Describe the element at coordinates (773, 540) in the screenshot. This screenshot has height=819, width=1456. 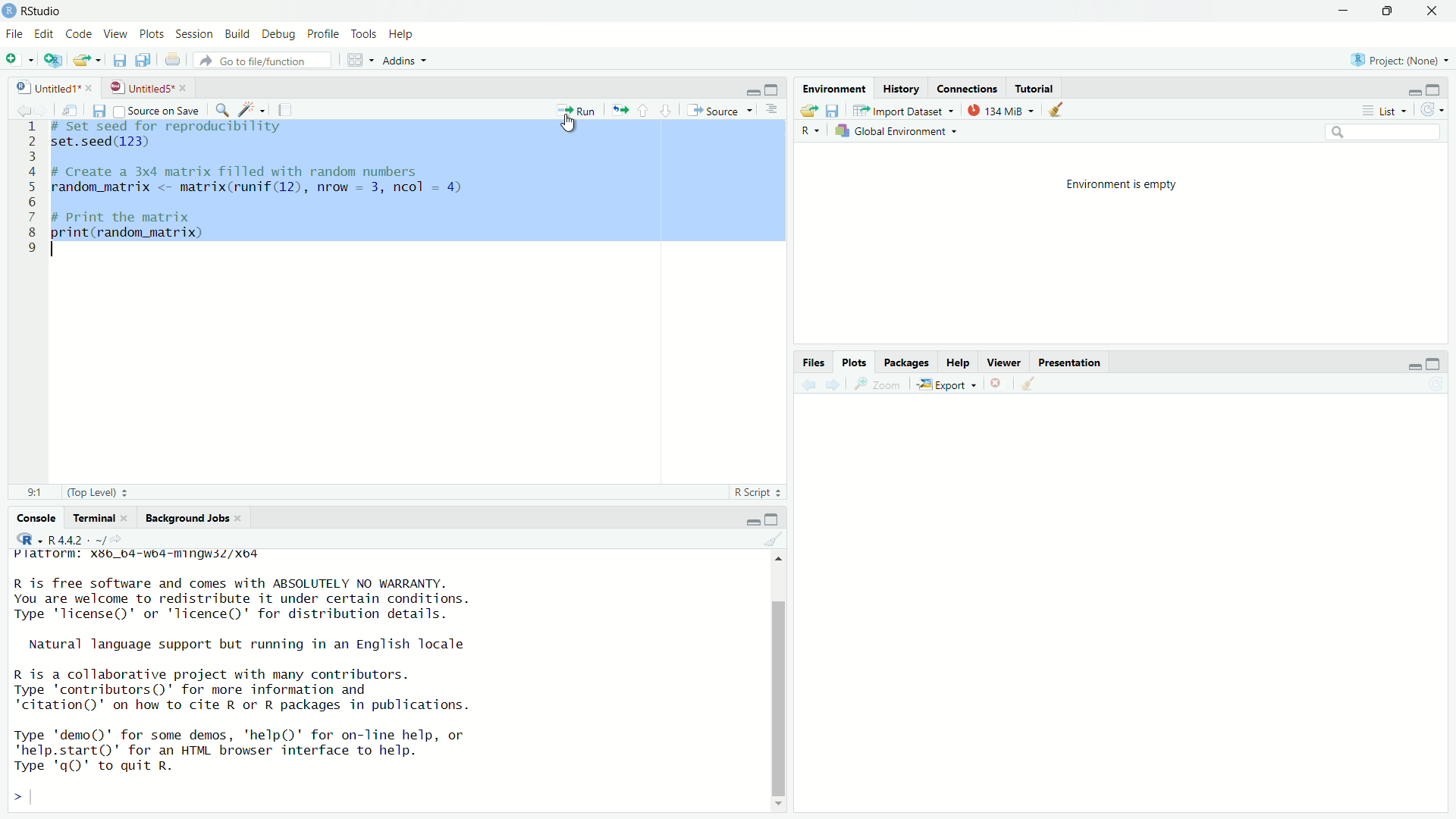
I see `clear` at that location.